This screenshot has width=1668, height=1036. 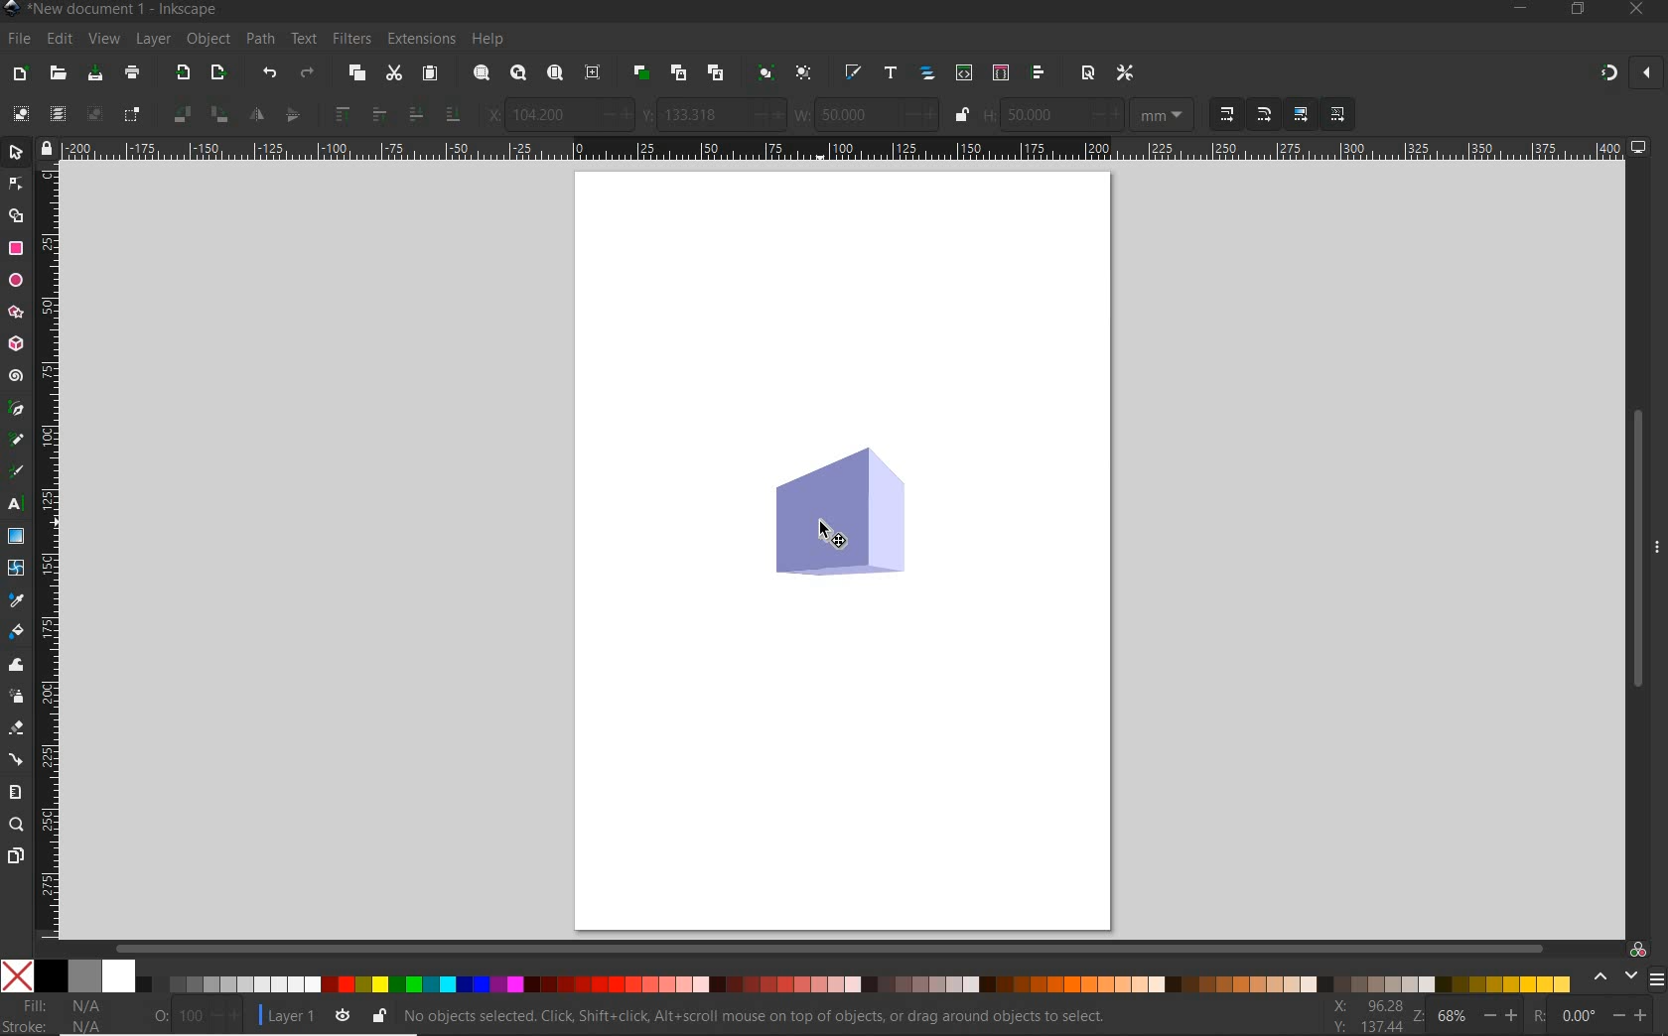 What do you see at coordinates (962, 115) in the screenshot?
I see `lock/unlock` at bounding box center [962, 115].